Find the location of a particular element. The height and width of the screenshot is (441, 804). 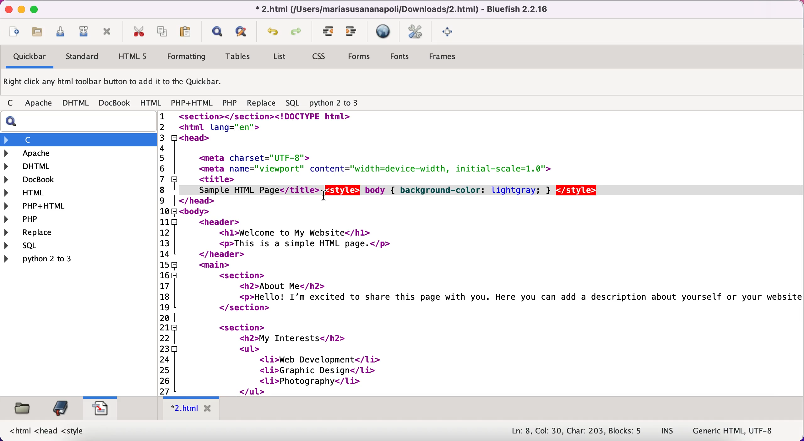

replace is located at coordinates (261, 105).